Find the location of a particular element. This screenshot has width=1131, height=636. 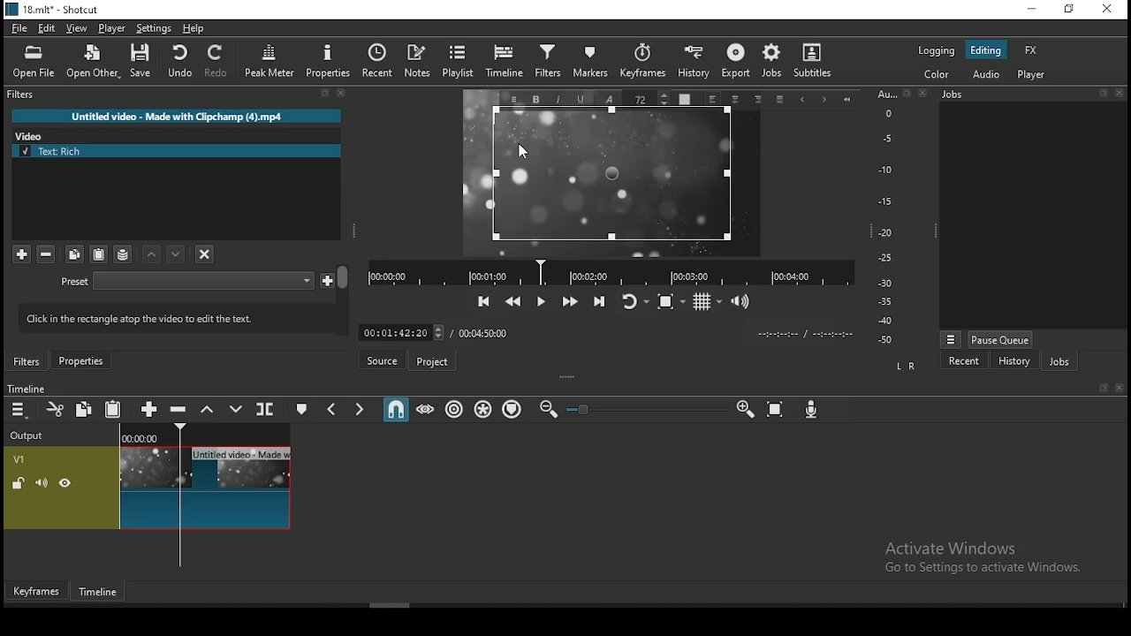

editing is located at coordinates (987, 49).